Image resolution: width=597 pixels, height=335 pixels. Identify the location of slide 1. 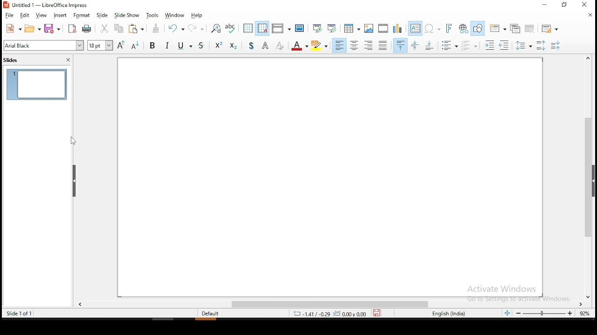
(38, 84).